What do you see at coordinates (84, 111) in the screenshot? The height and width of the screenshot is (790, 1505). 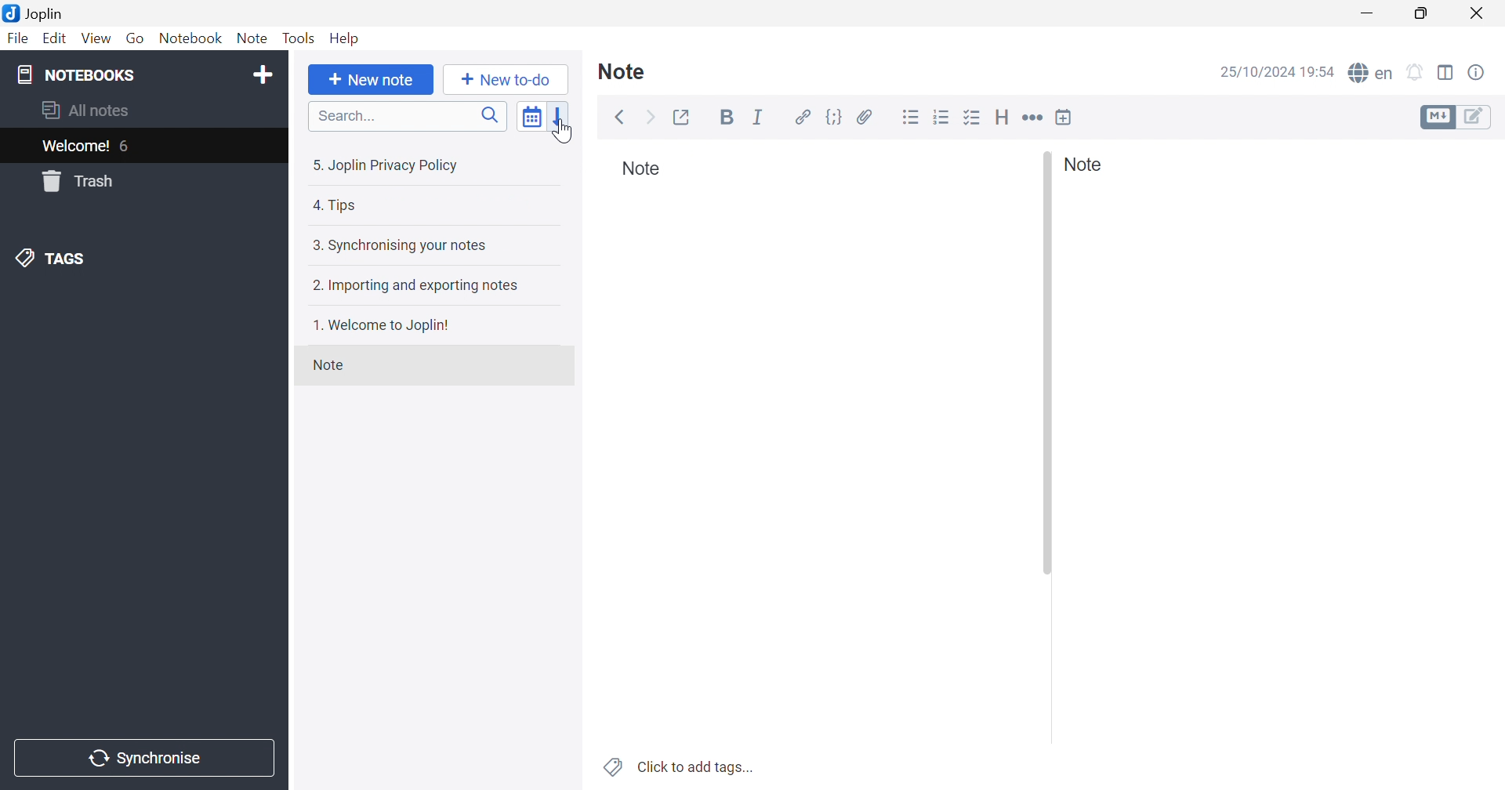 I see `All notes` at bounding box center [84, 111].